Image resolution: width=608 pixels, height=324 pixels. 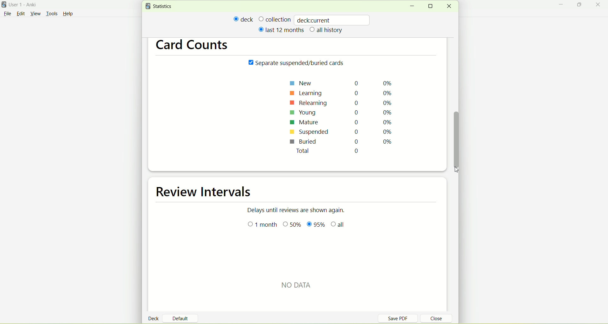 I want to click on File , so click(x=7, y=14).